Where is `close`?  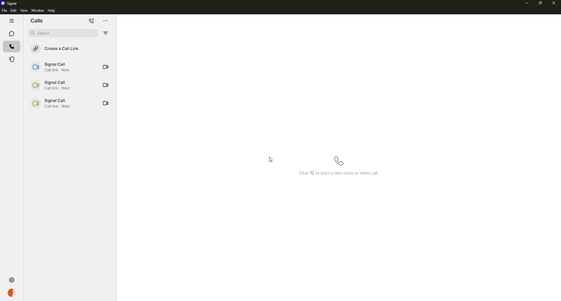
close is located at coordinates (555, 3).